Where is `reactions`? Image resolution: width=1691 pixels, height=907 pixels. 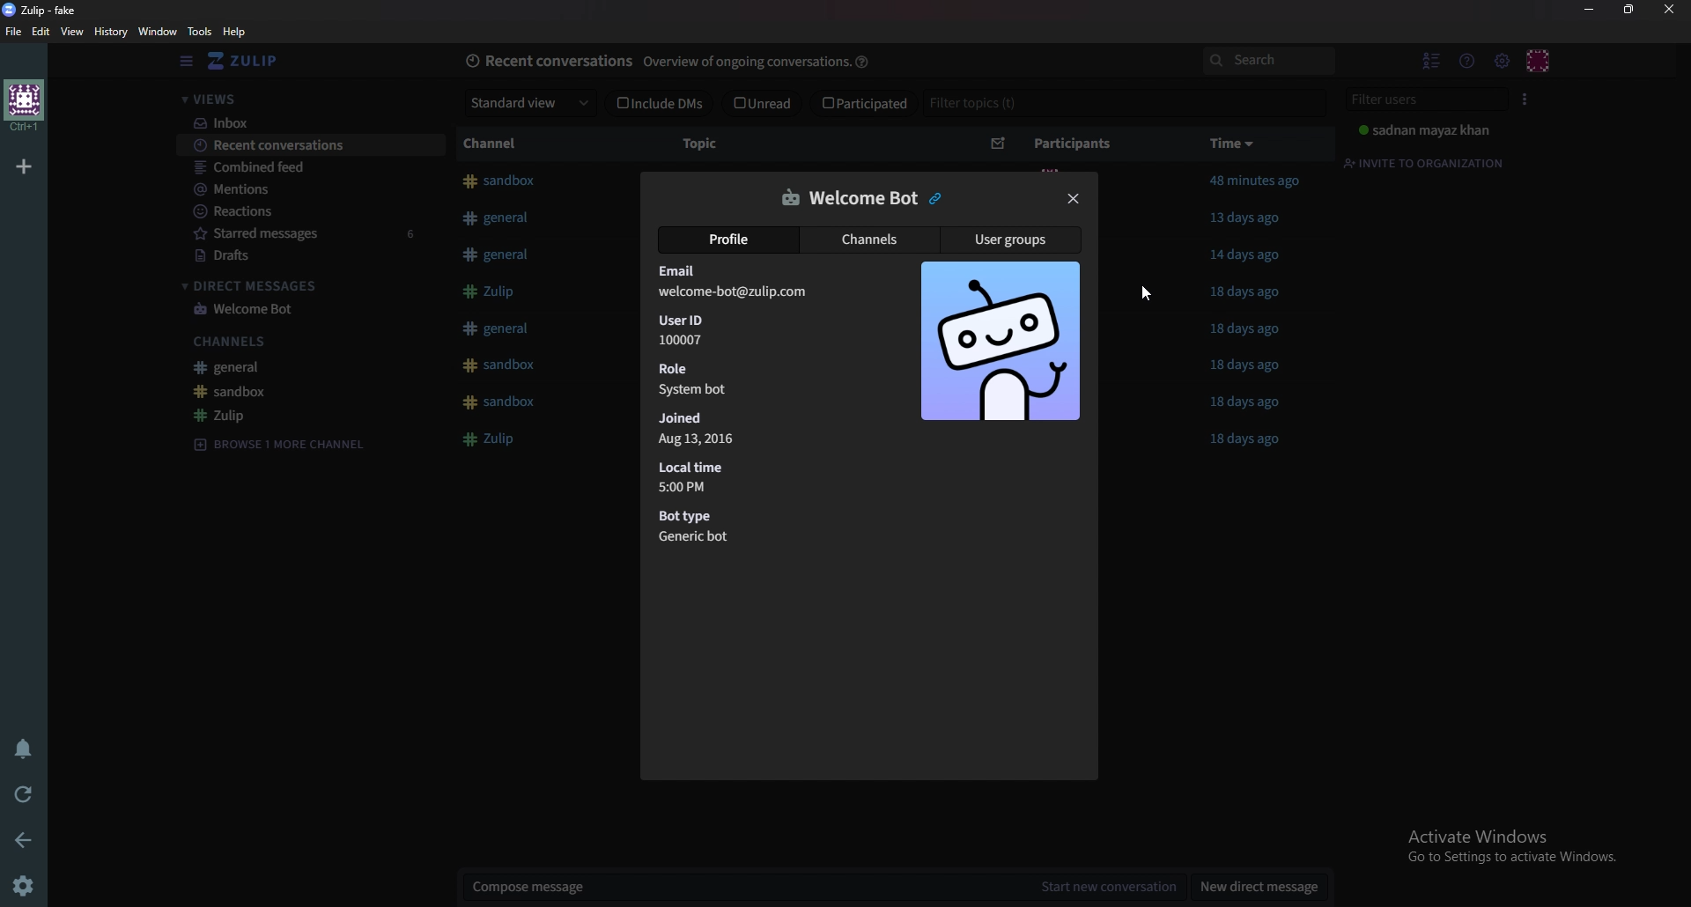 reactions is located at coordinates (307, 213).